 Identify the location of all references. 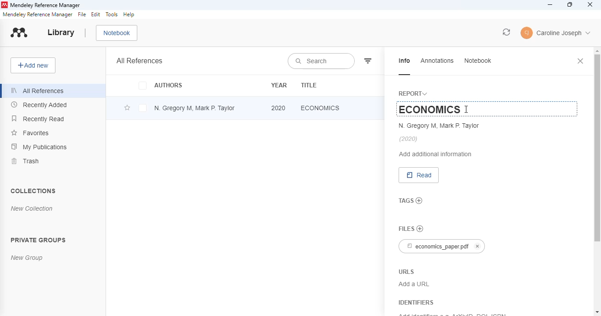
(38, 91).